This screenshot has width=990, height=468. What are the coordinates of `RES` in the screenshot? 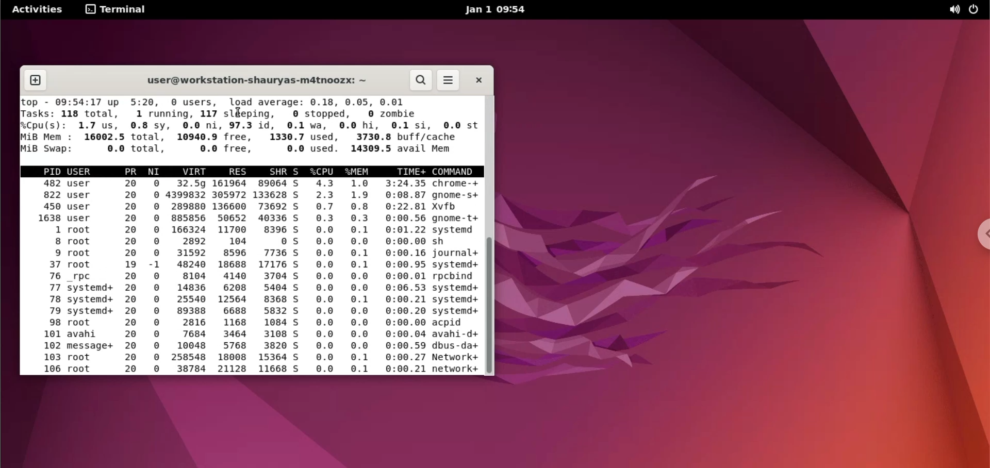 It's located at (235, 170).